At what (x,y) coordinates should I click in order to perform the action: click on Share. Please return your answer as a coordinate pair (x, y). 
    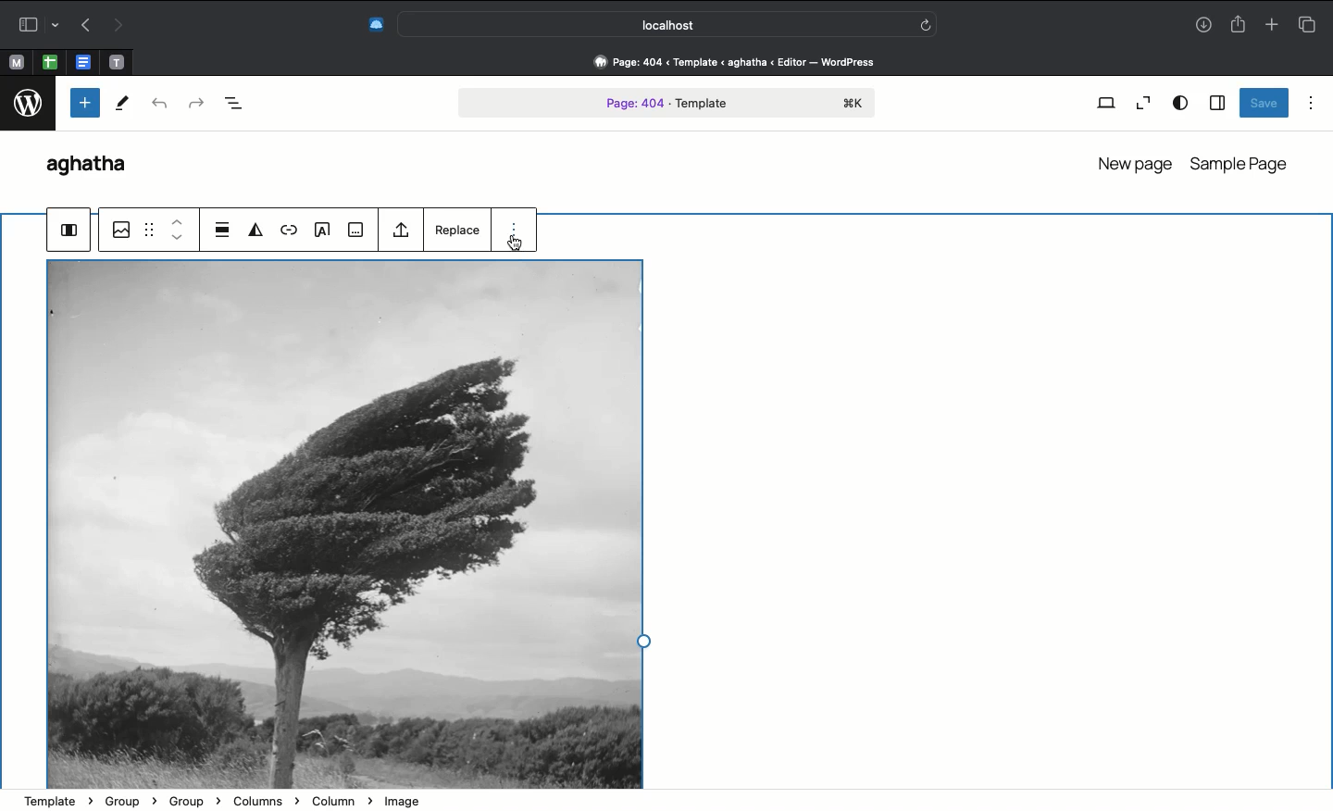
    Looking at the image, I should click on (1237, 22).